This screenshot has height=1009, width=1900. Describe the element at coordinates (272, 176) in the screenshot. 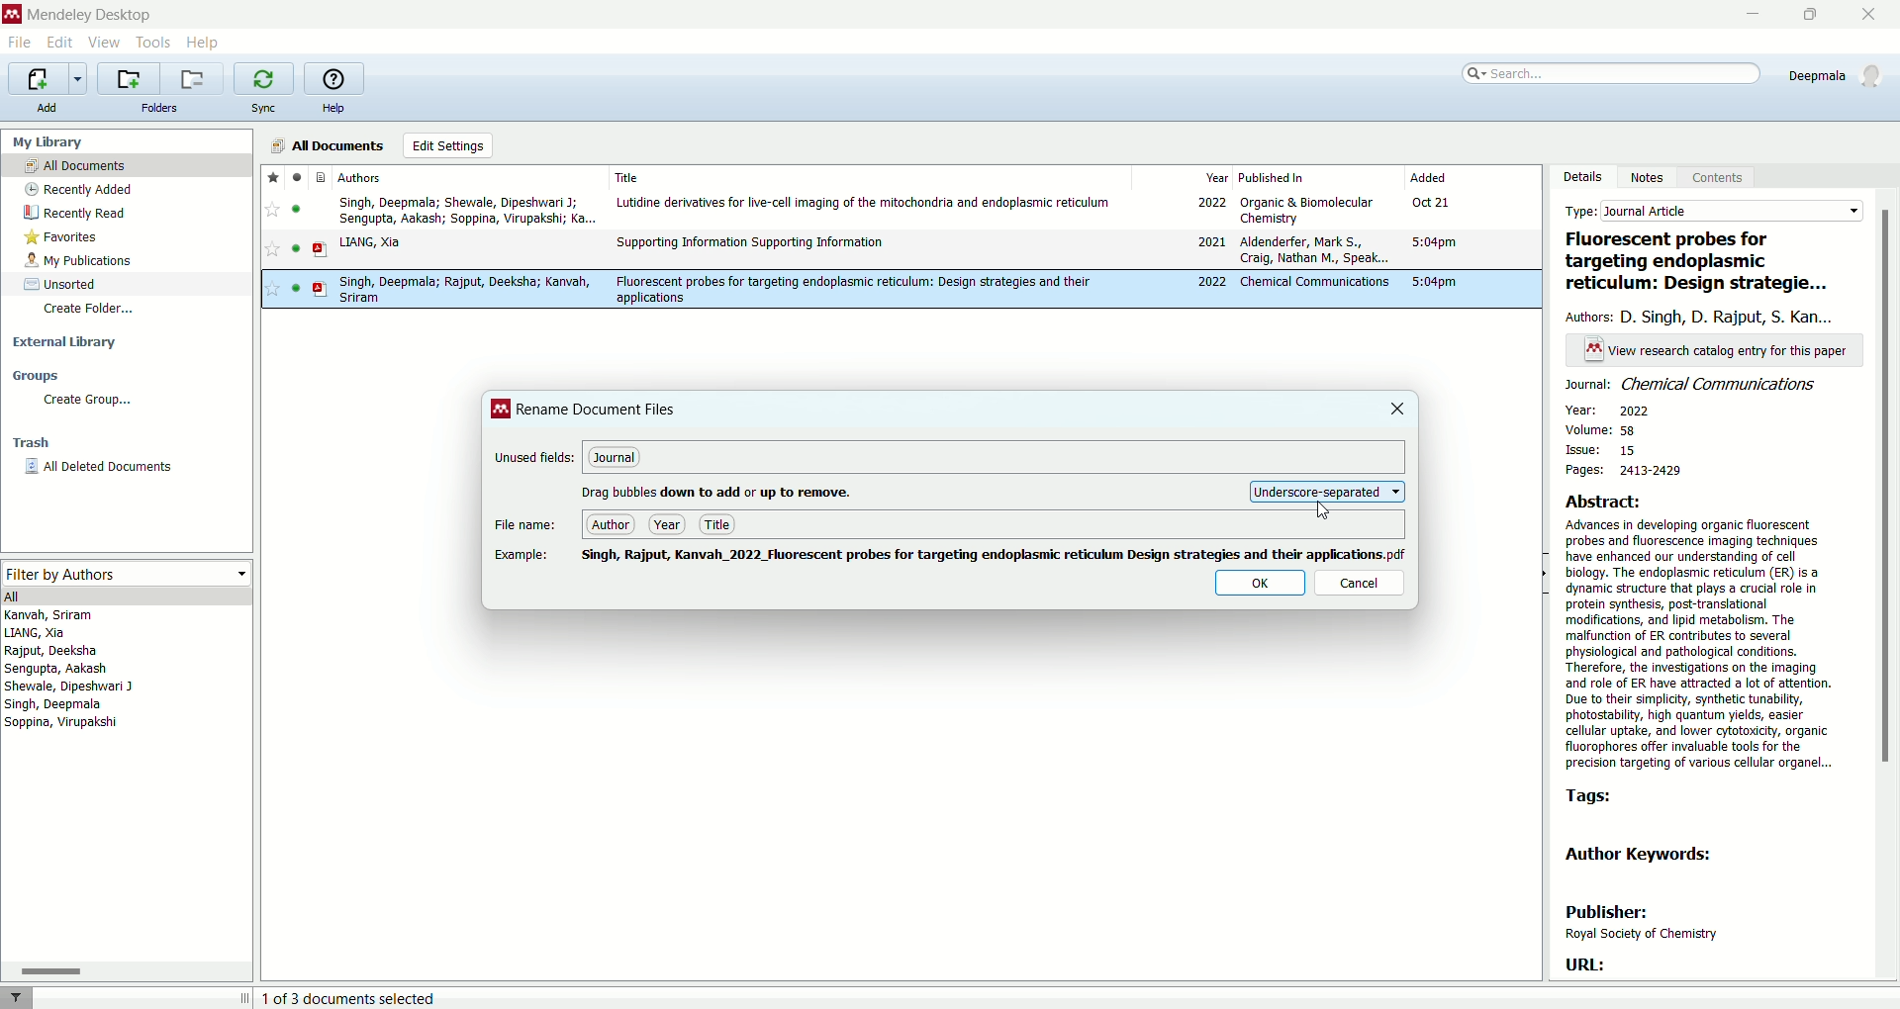

I see `favorite` at that location.